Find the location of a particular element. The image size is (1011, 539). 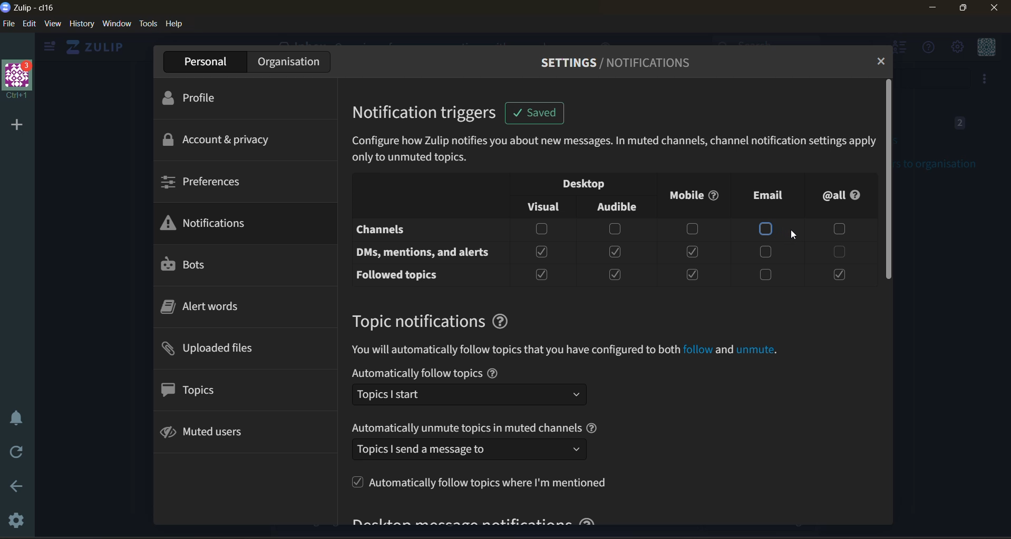

checkbox is located at coordinates (835, 228).